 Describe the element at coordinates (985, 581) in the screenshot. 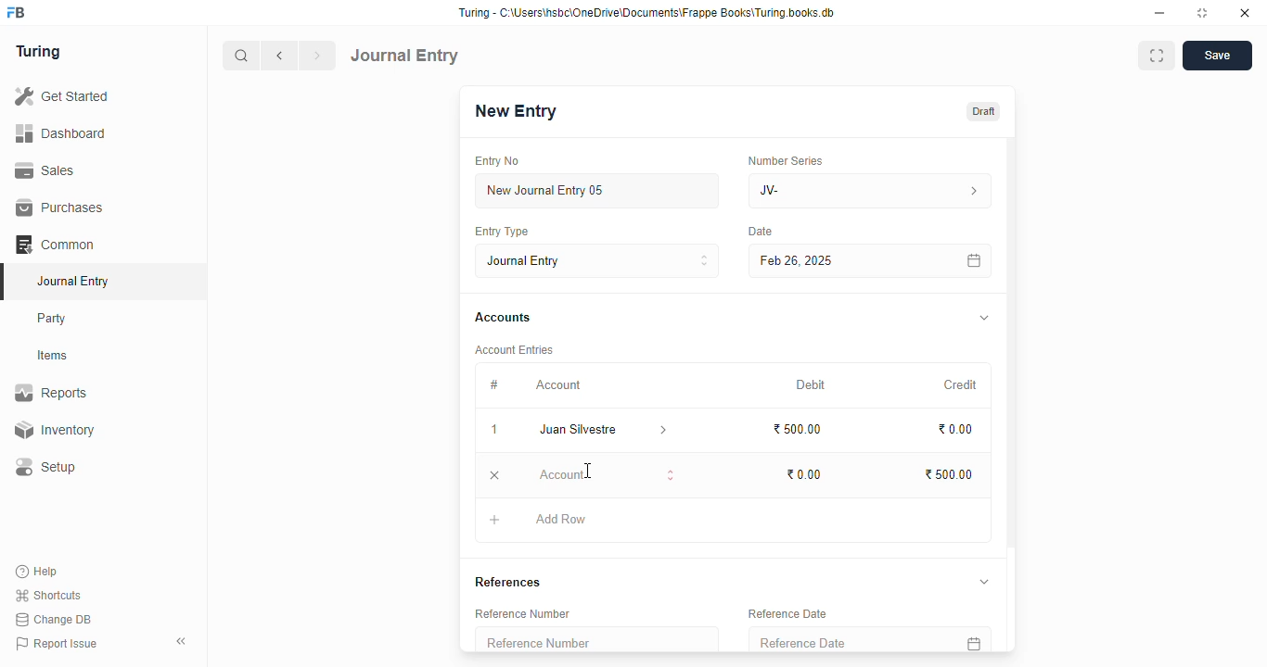

I see `toggle expand/collapse` at that location.